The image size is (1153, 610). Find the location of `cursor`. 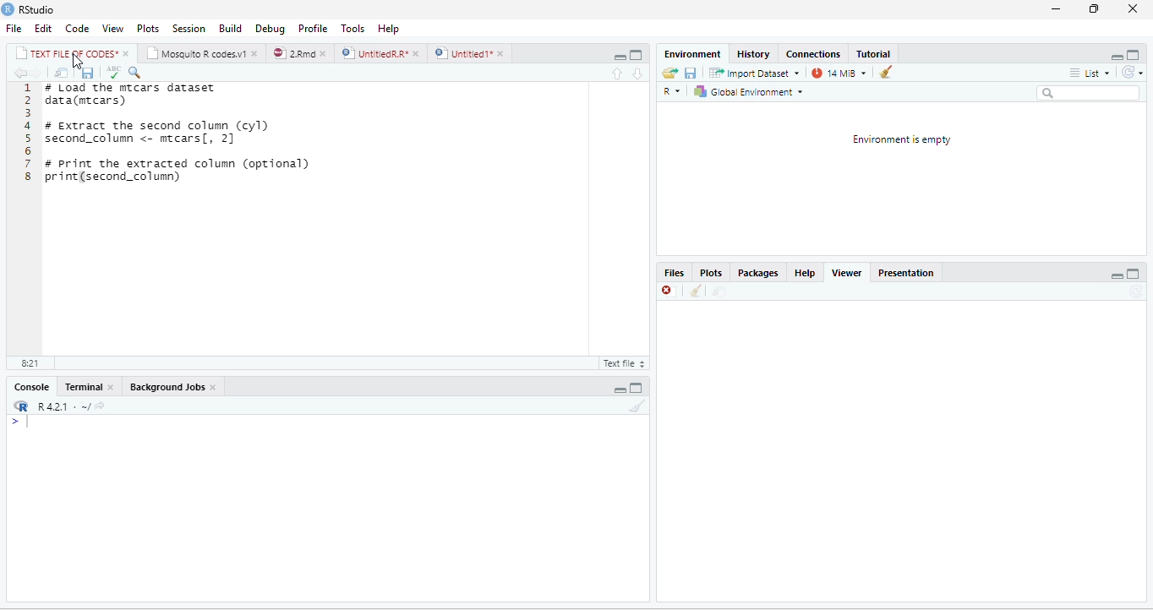

cursor is located at coordinates (78, 62).